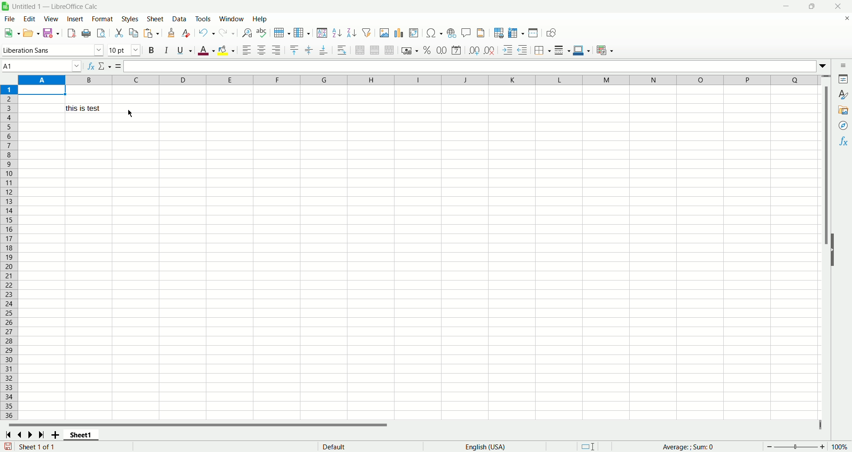 This screenshot has width=852, height=452. Describe the element at coordinates (468, 66) in the screenshot. I see `input line` at that location.